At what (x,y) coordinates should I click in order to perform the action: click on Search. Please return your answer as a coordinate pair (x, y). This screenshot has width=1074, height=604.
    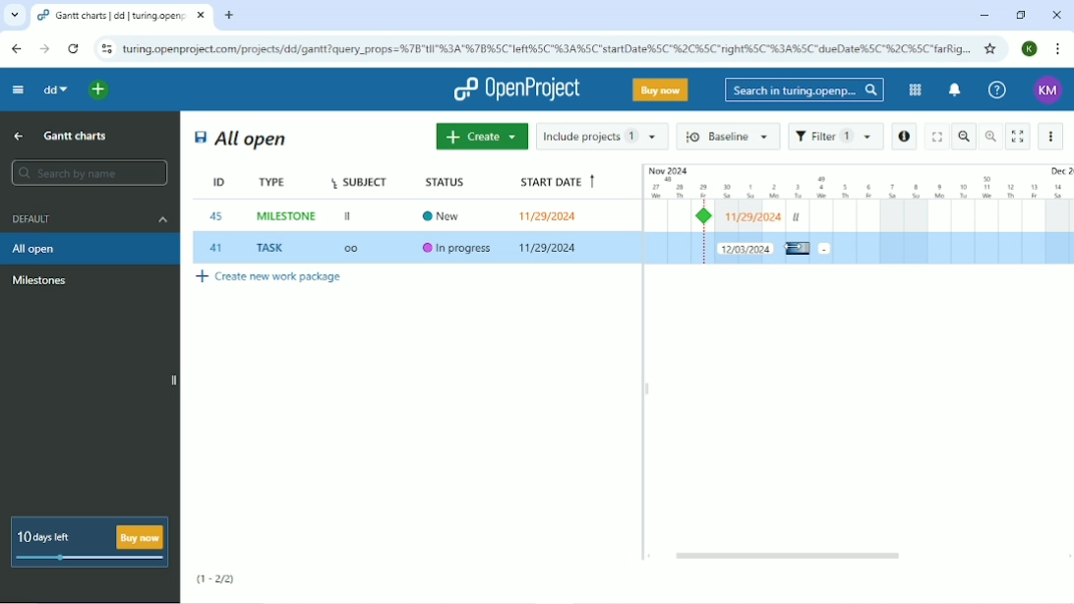
    Looking at the image, I should click on (804, 91).